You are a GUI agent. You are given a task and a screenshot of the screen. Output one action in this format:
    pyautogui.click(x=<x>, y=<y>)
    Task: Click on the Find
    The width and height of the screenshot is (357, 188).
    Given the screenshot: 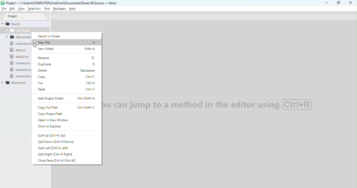 What is the action you would take?
    pyautogui.click(x=47, y=9)
    